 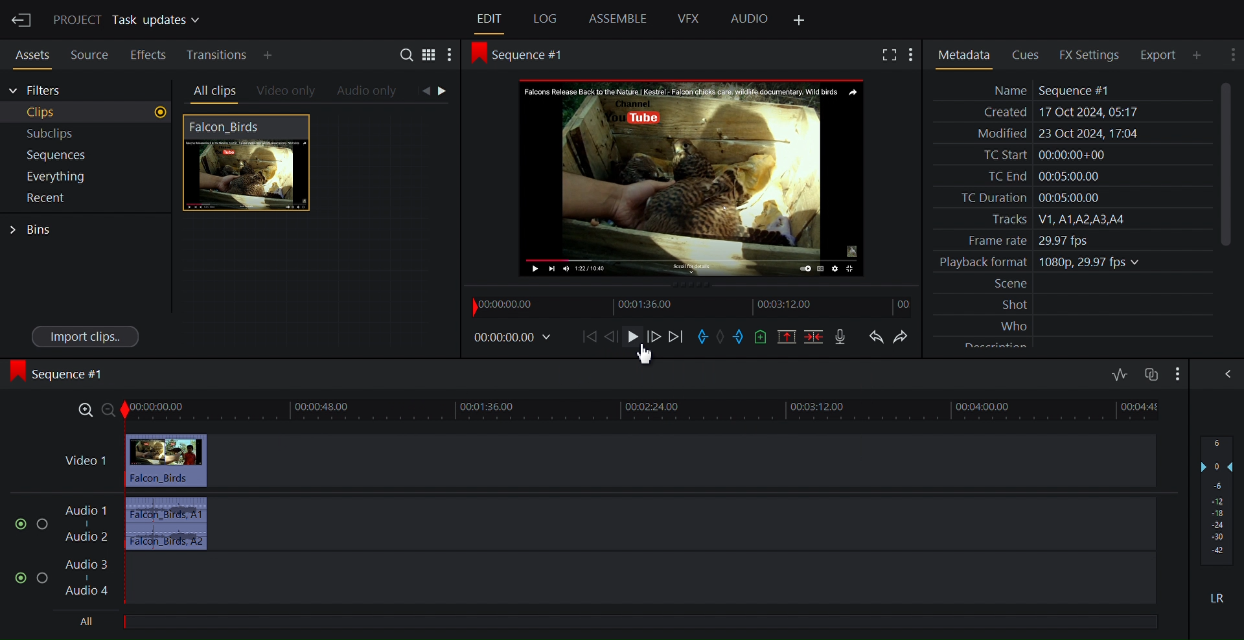 I want to click on Edit, so click(x=490, y=19).